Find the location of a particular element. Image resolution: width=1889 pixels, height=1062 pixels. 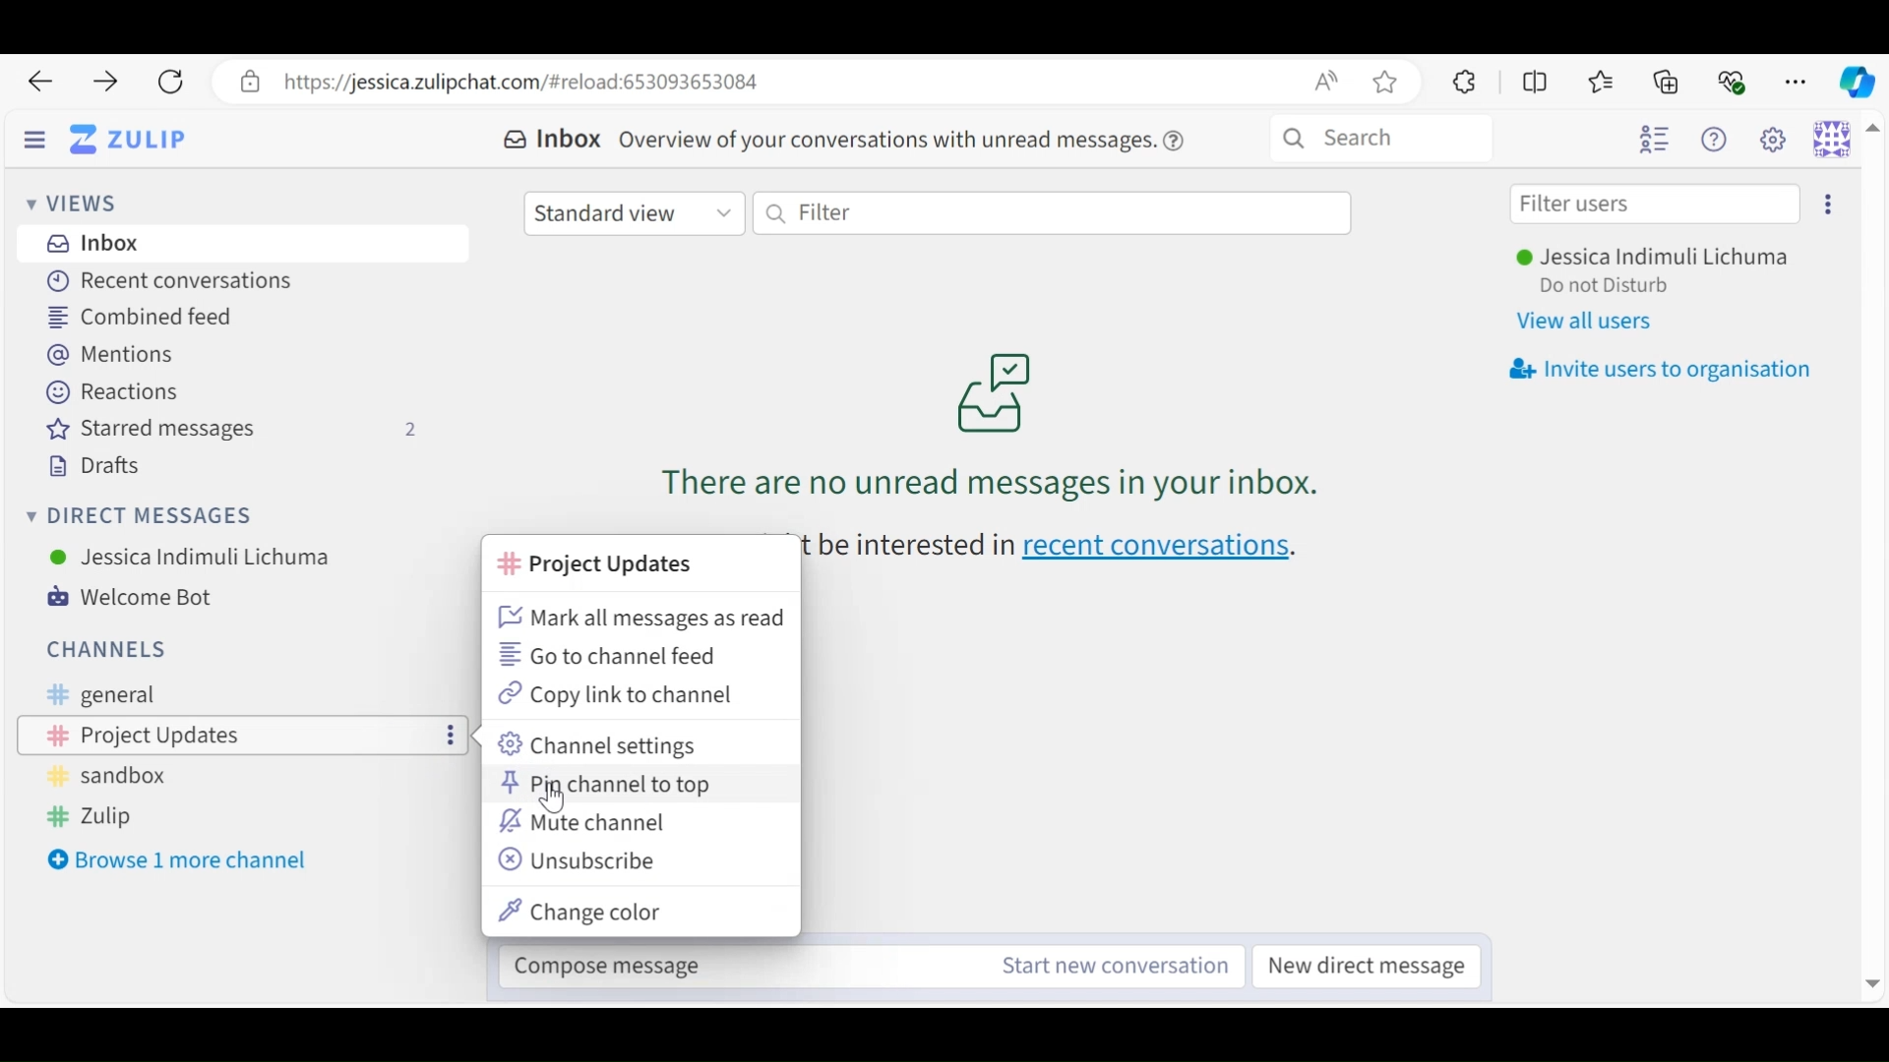

Filter is located at coordinates (1052, 211).